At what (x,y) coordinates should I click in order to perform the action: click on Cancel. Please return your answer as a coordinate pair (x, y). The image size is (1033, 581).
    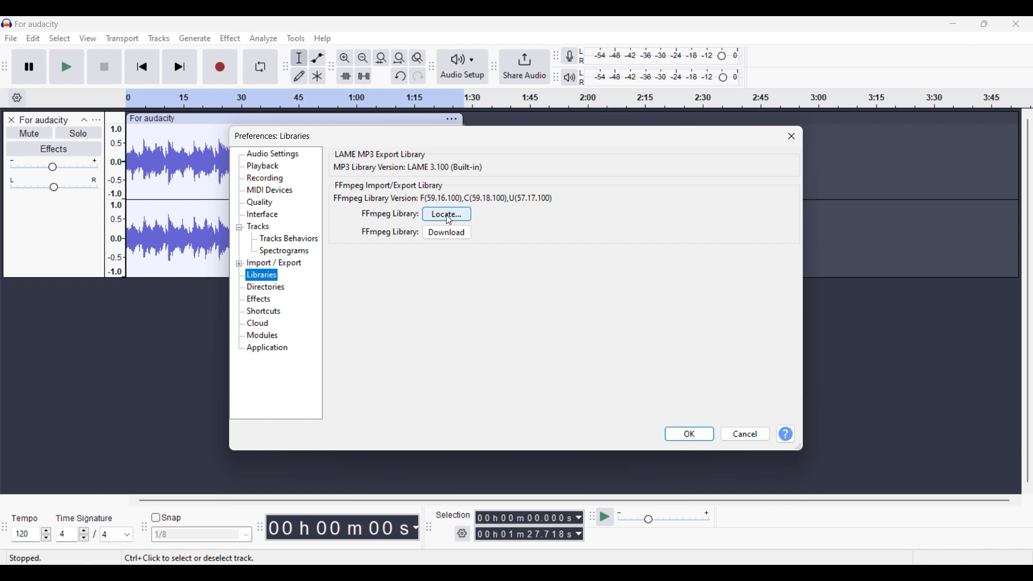
    Looking at the image, I should click on (745, 434).